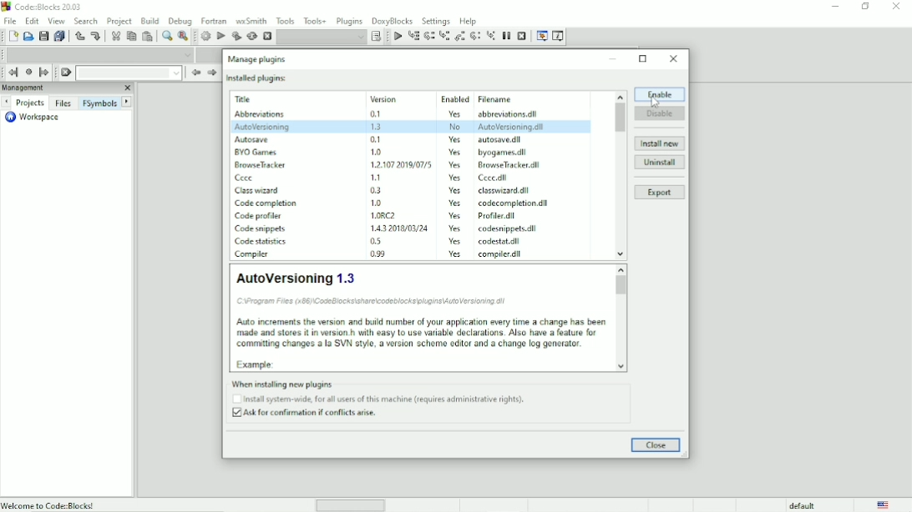 This screenshot has height=512, width=912. Describe the element at coordinates (10, 20) in the screenshot. I see `File` at that location.